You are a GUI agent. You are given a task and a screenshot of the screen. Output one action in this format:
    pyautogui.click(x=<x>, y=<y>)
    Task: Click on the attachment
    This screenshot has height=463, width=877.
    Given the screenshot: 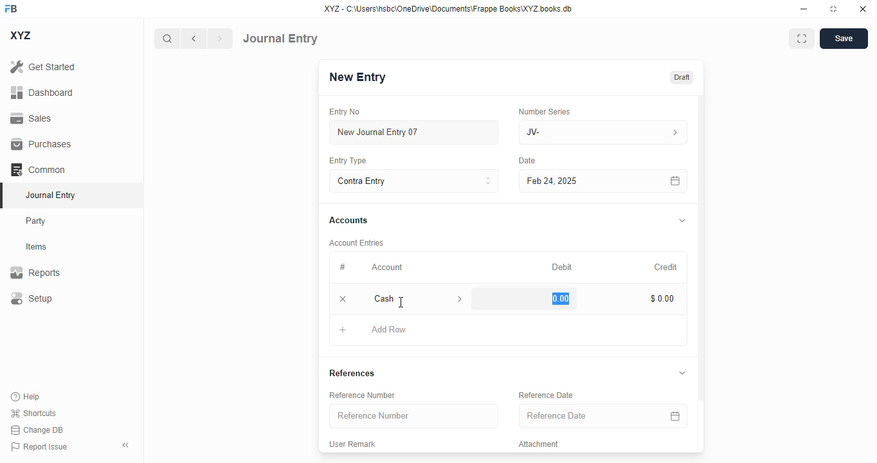 What is the action you would take?
    pyautogui.click(x=540, y=444)
    